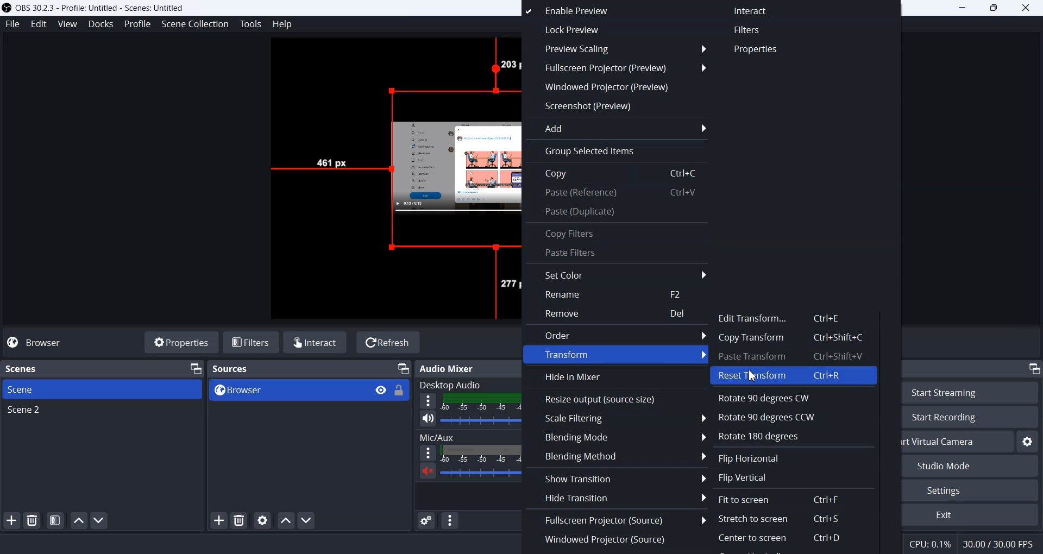 Image resolution: width=1043 pixels, height=554 pixels. I want to click on Copy Transform, so click(794, 337).